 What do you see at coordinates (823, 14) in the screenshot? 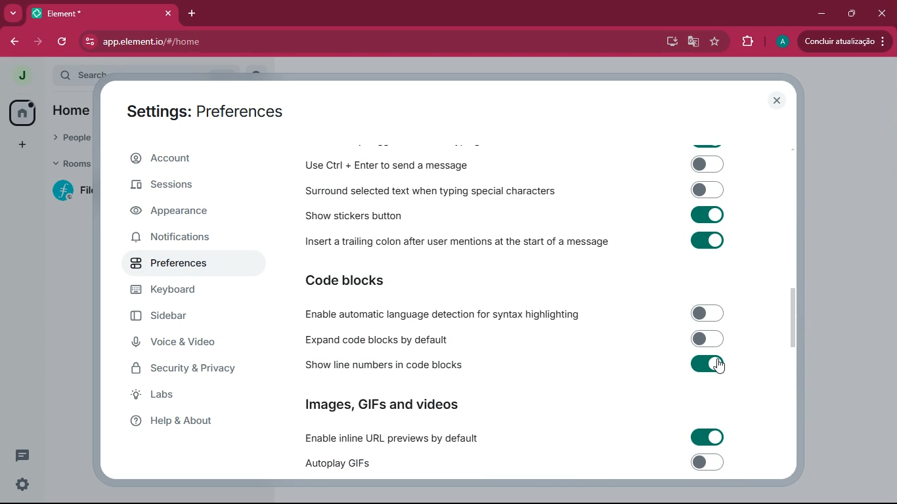
I see `minimize` at bounding box center [823, 14].